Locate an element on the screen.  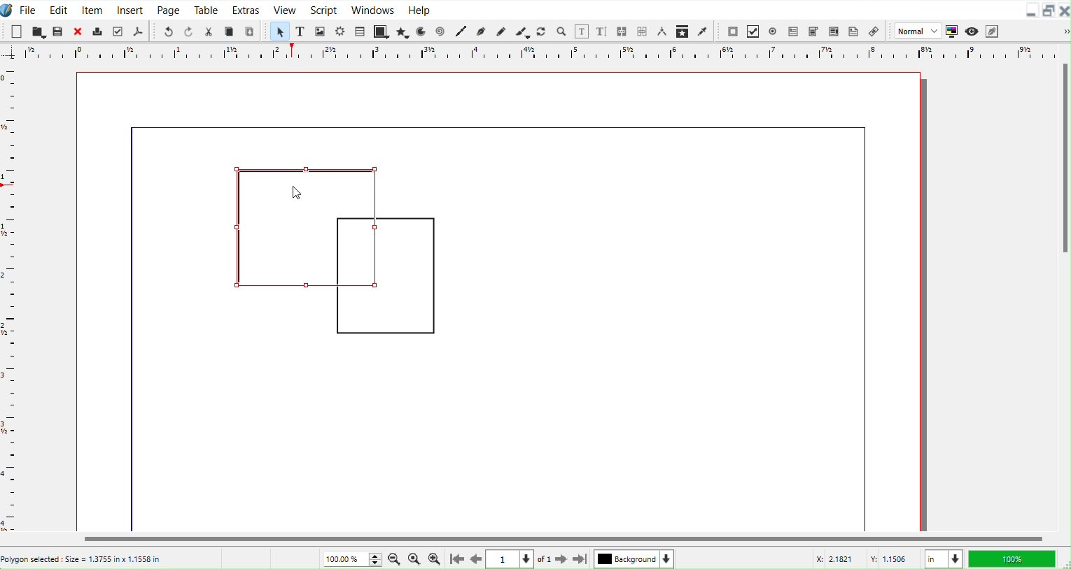
Line is located at coordinates (463, 32).